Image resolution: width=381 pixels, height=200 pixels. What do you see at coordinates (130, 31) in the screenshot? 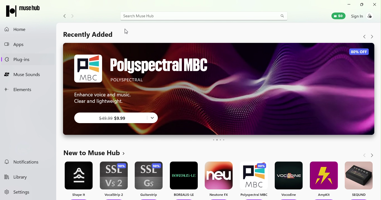
I see `Cursor` at bounding box center [130, 31].